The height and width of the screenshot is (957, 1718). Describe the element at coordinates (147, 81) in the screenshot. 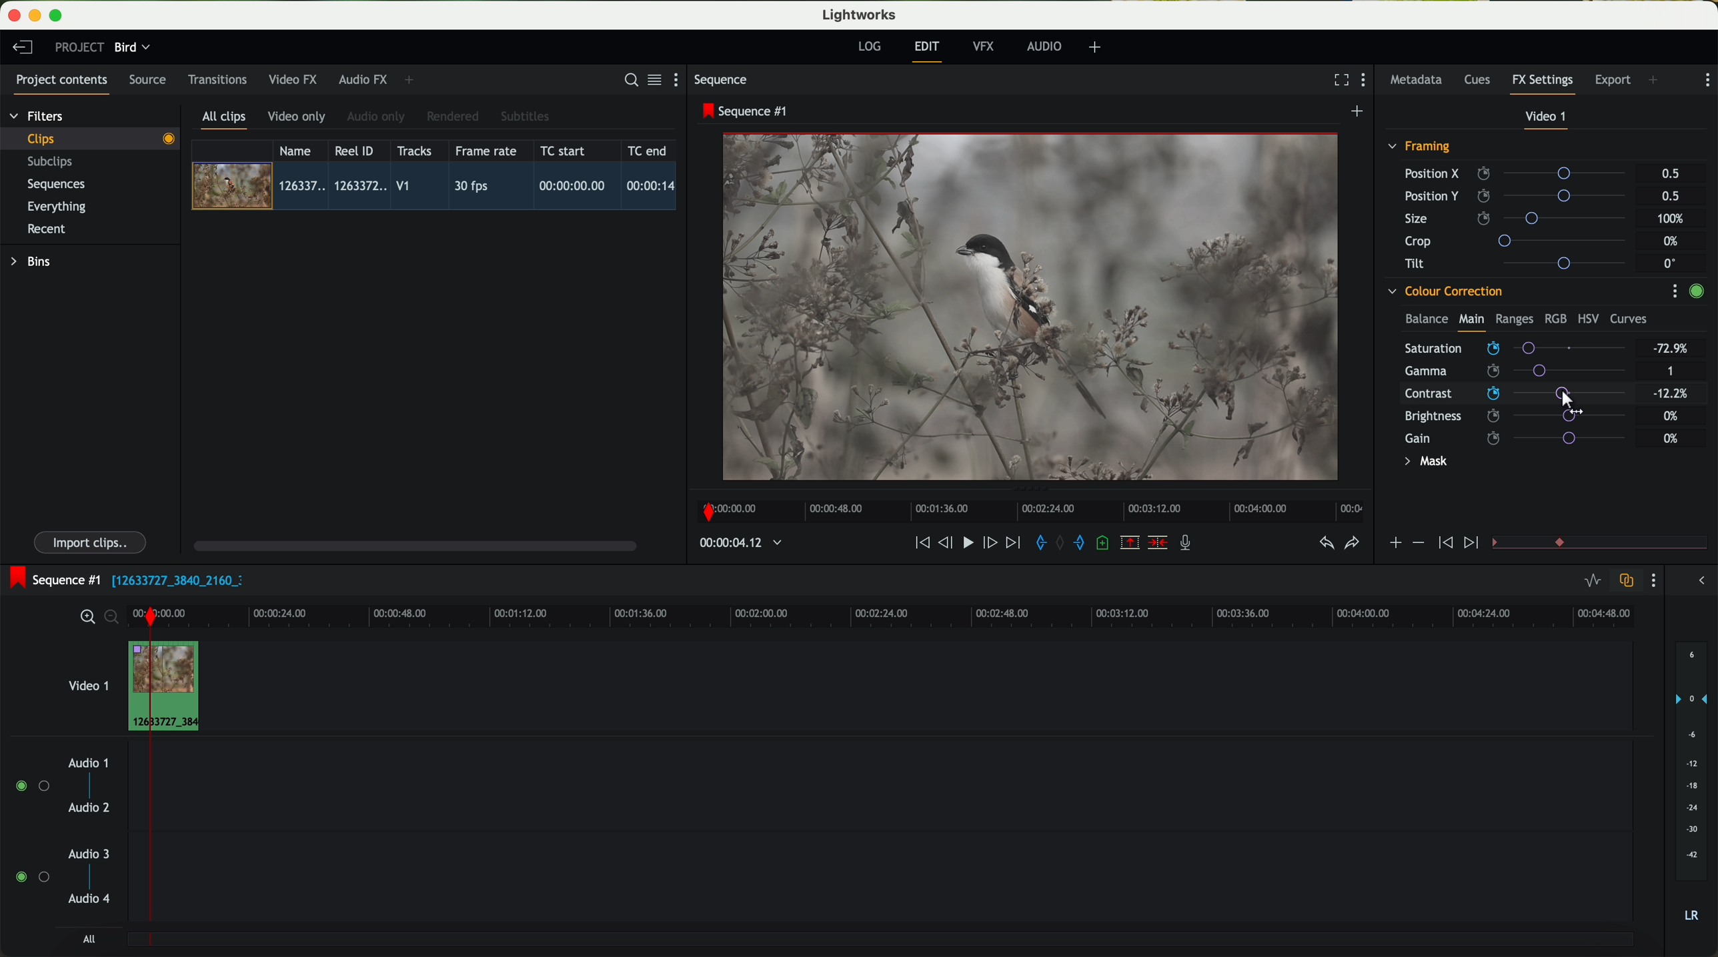

I see `source` at that location.